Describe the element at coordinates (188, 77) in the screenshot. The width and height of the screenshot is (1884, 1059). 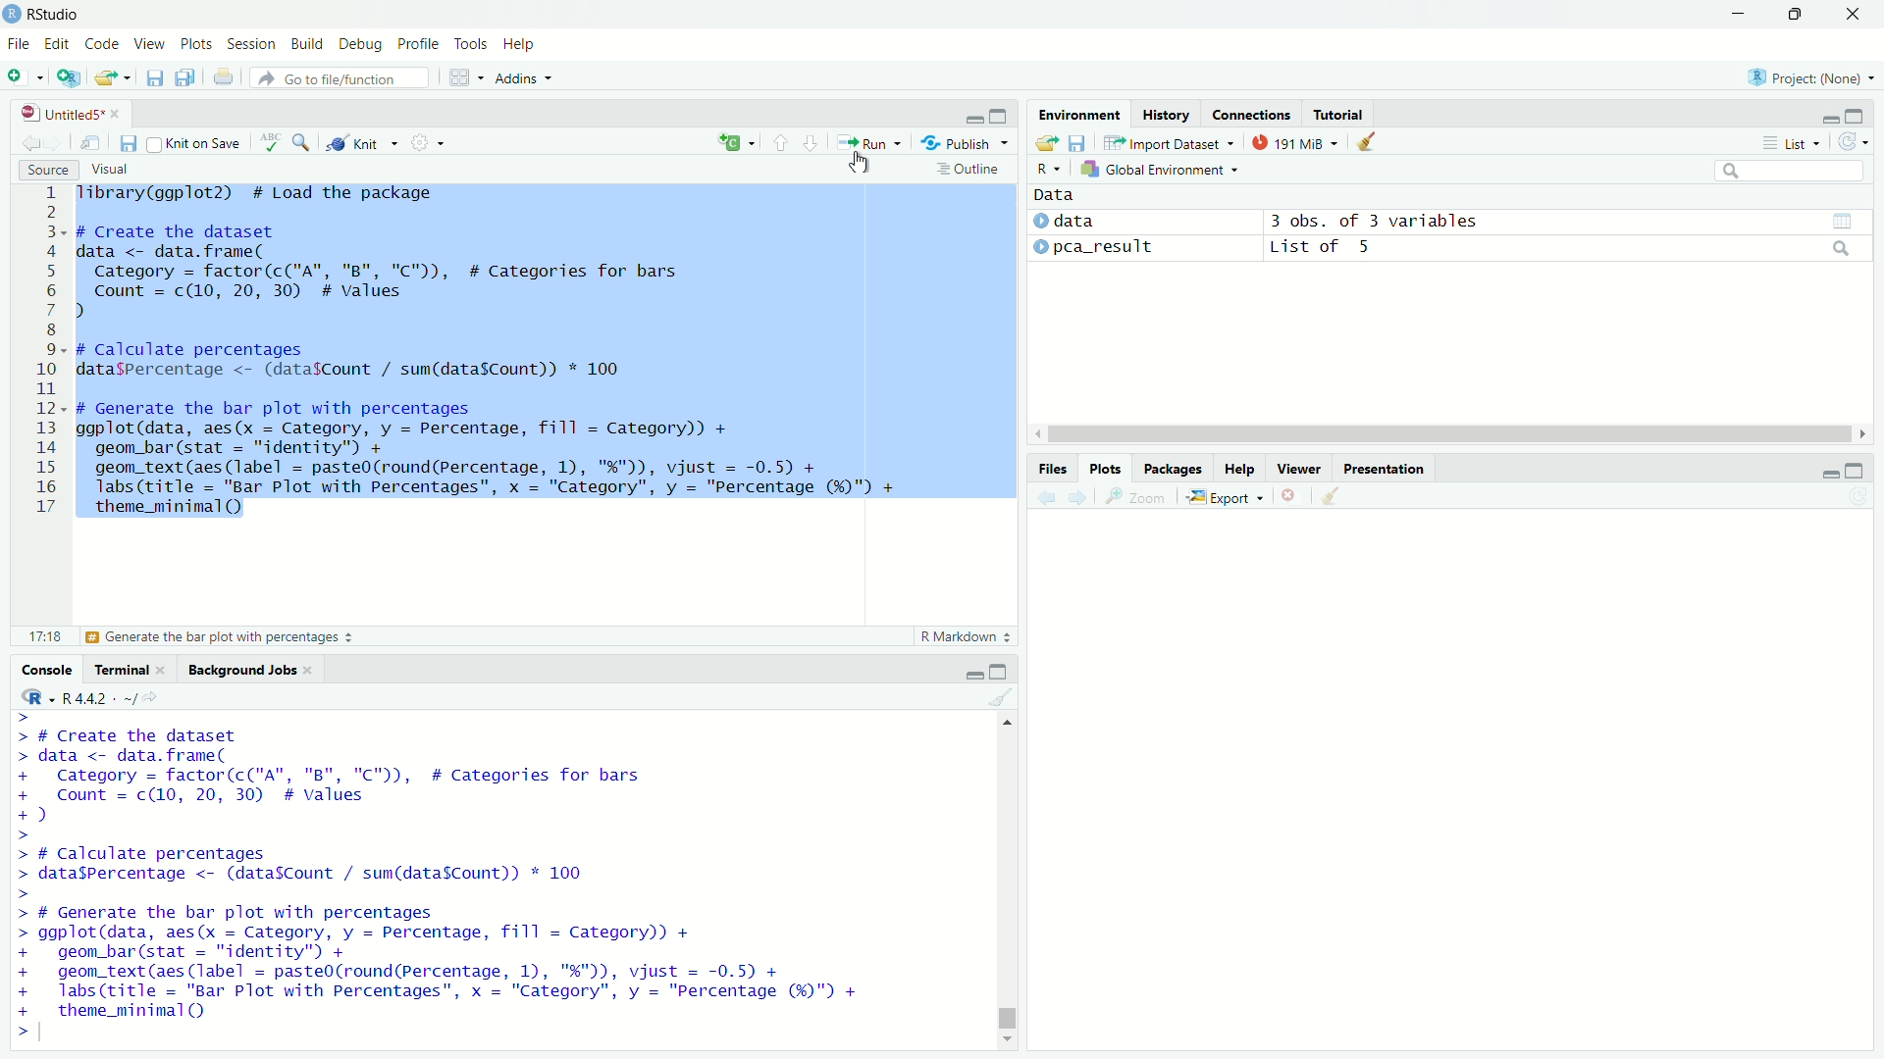
I see `save all` at that location.